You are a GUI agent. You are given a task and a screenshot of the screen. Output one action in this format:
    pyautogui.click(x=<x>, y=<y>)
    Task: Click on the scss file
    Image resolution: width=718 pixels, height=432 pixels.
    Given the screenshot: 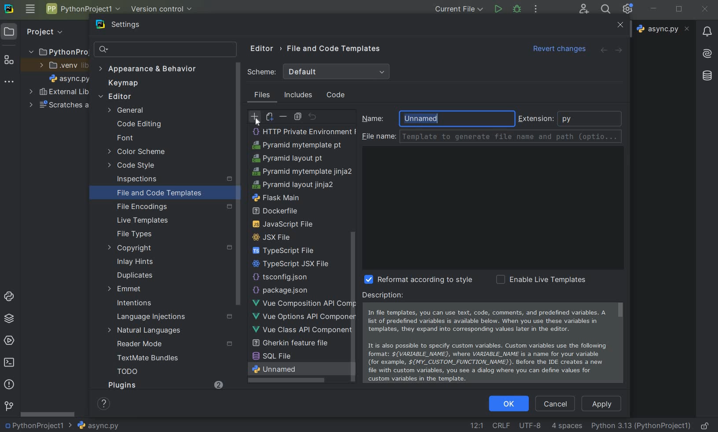 What is the action you would take?
    pyautogui.click(x=282, y=249)
    